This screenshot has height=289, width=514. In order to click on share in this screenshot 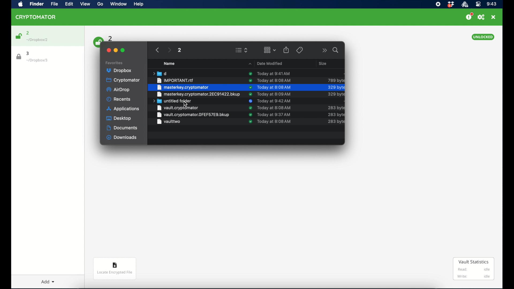, I will do `click(286, 50)`.